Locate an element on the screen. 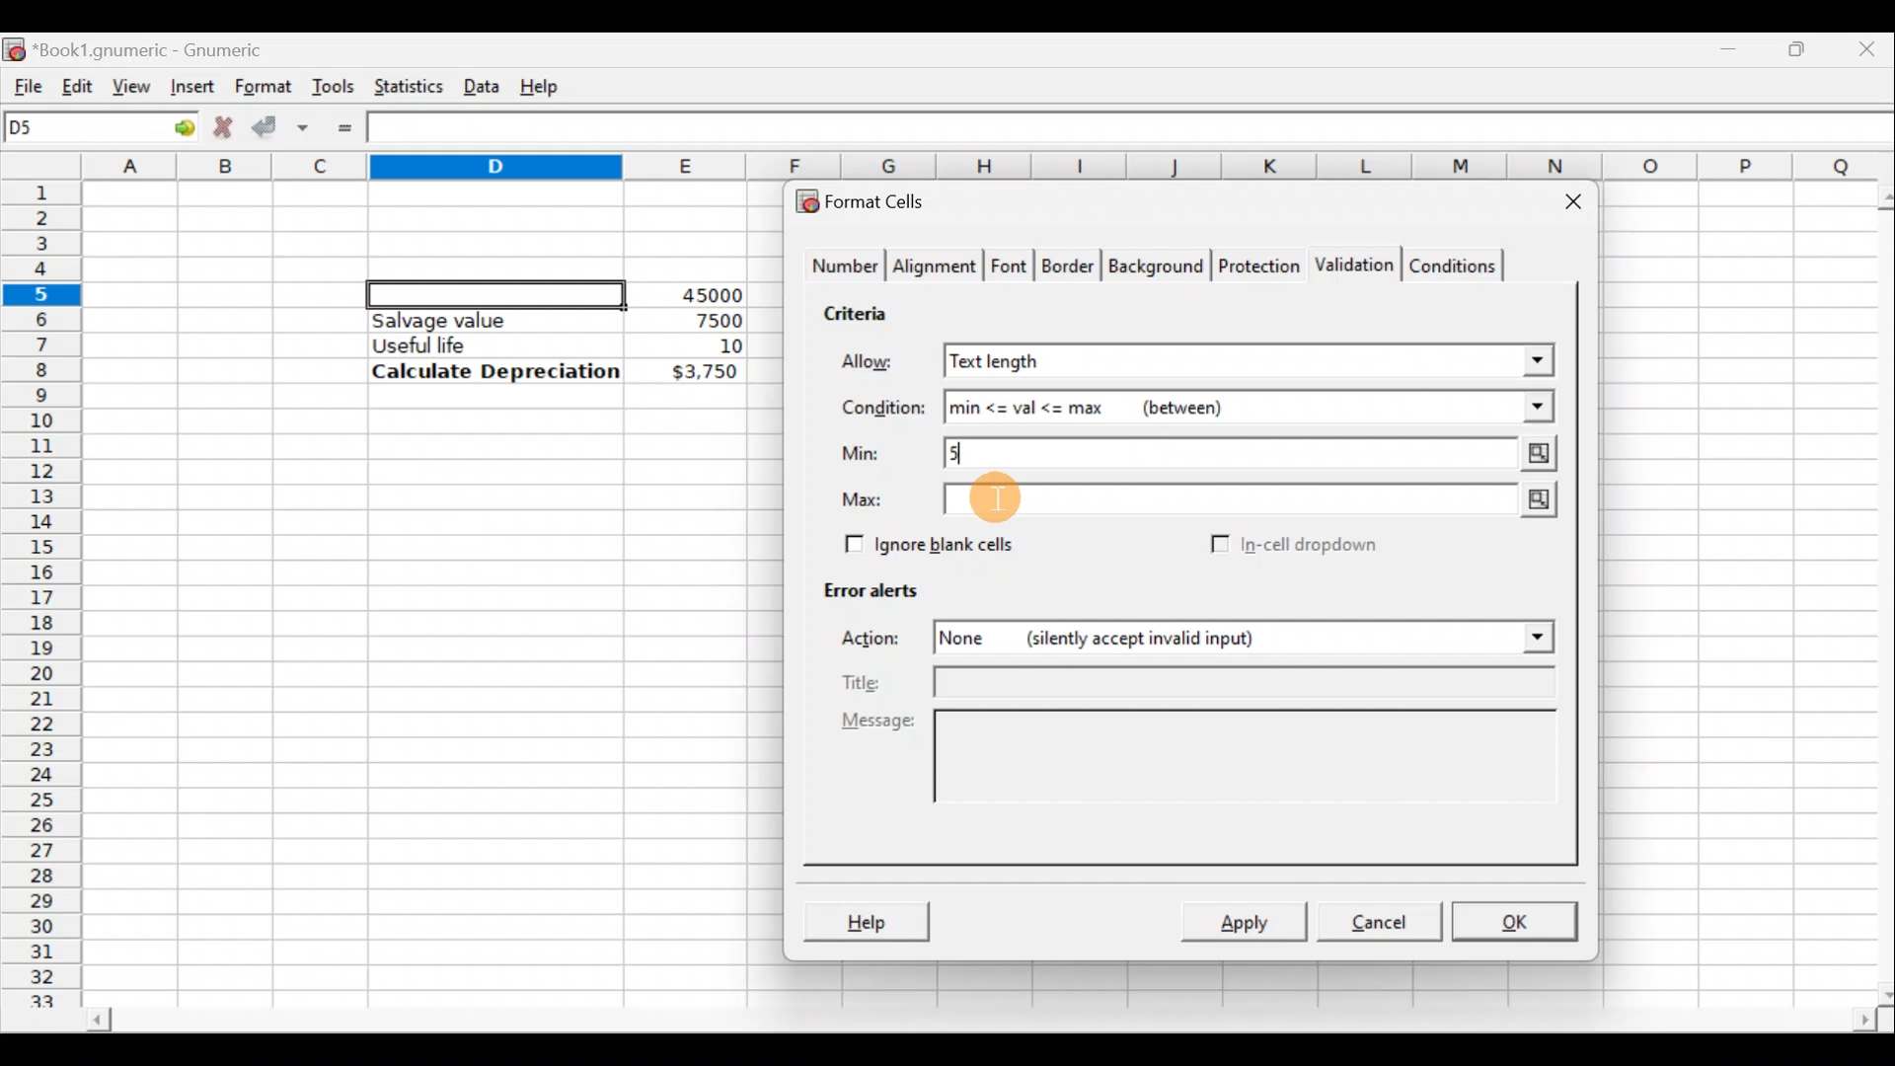  Calculate Depreciation is located at coordinates (495, 370).